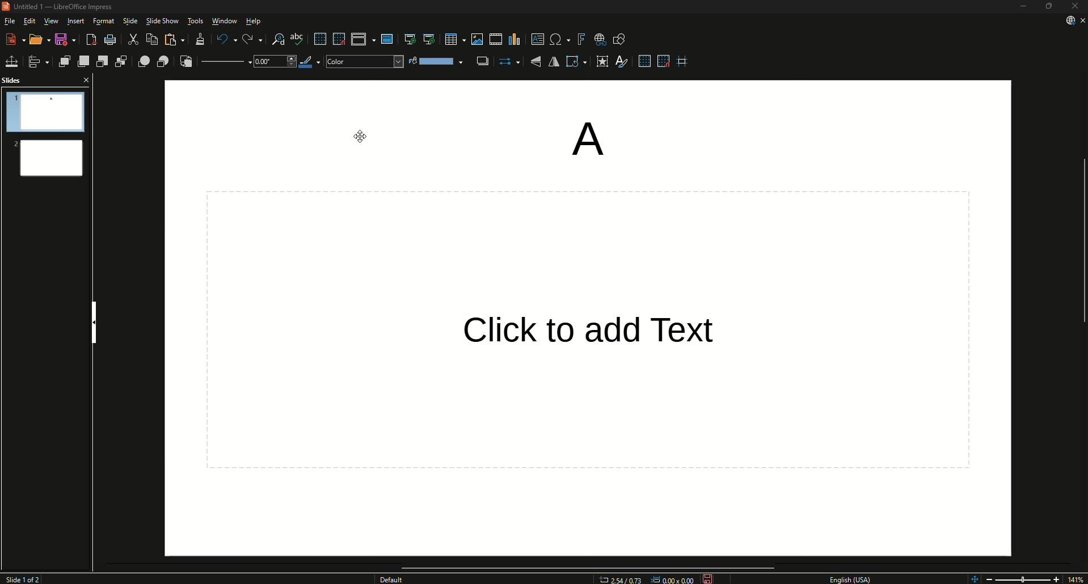  What do you see at coordinates (199, 40) in the screenshot?
I see `Clone Formatting` at bounding box center [199, 40].